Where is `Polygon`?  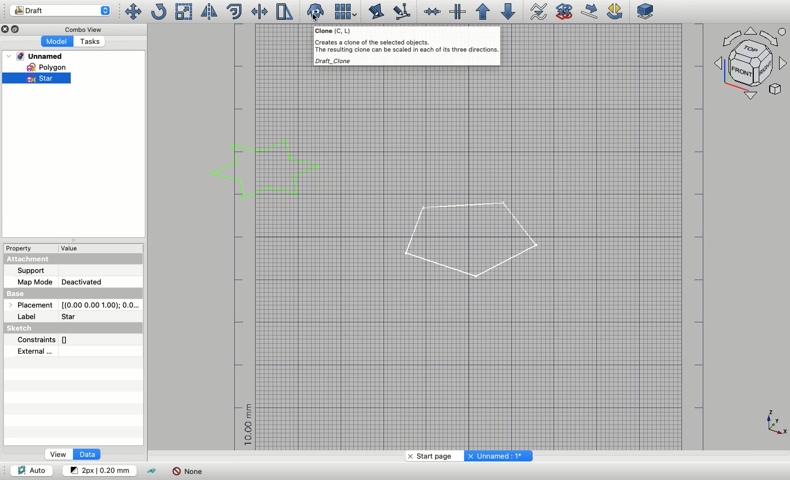
Polygon is located at coordinates (44, 67).